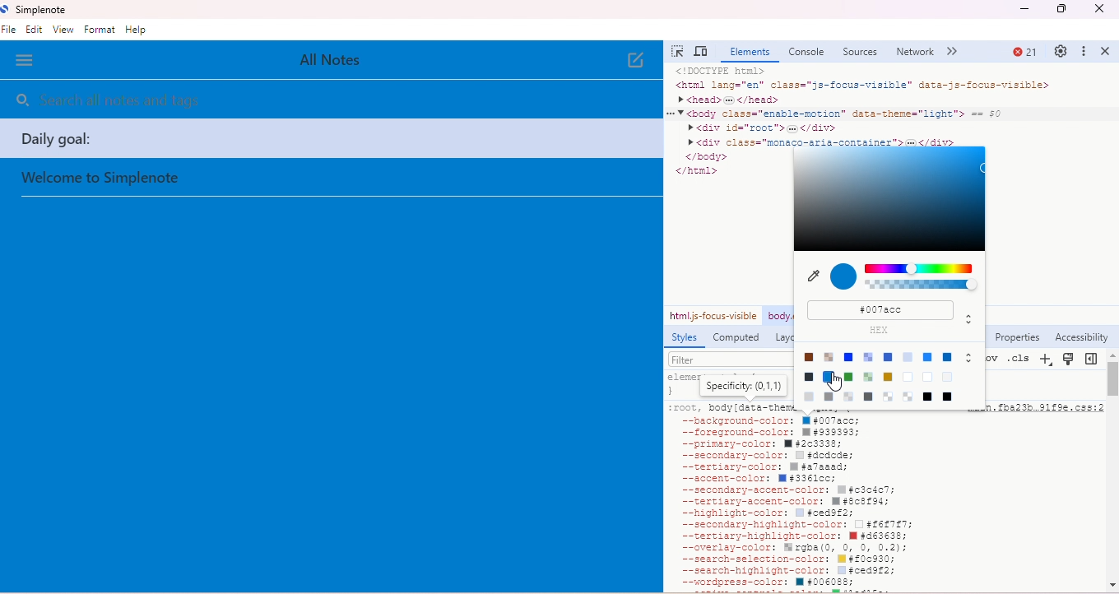 Image resolution: width=1119 pixels, height=594 pixels. Describe the element at coordinates (1100, 10) in the screenshot. I see `close` at that location.